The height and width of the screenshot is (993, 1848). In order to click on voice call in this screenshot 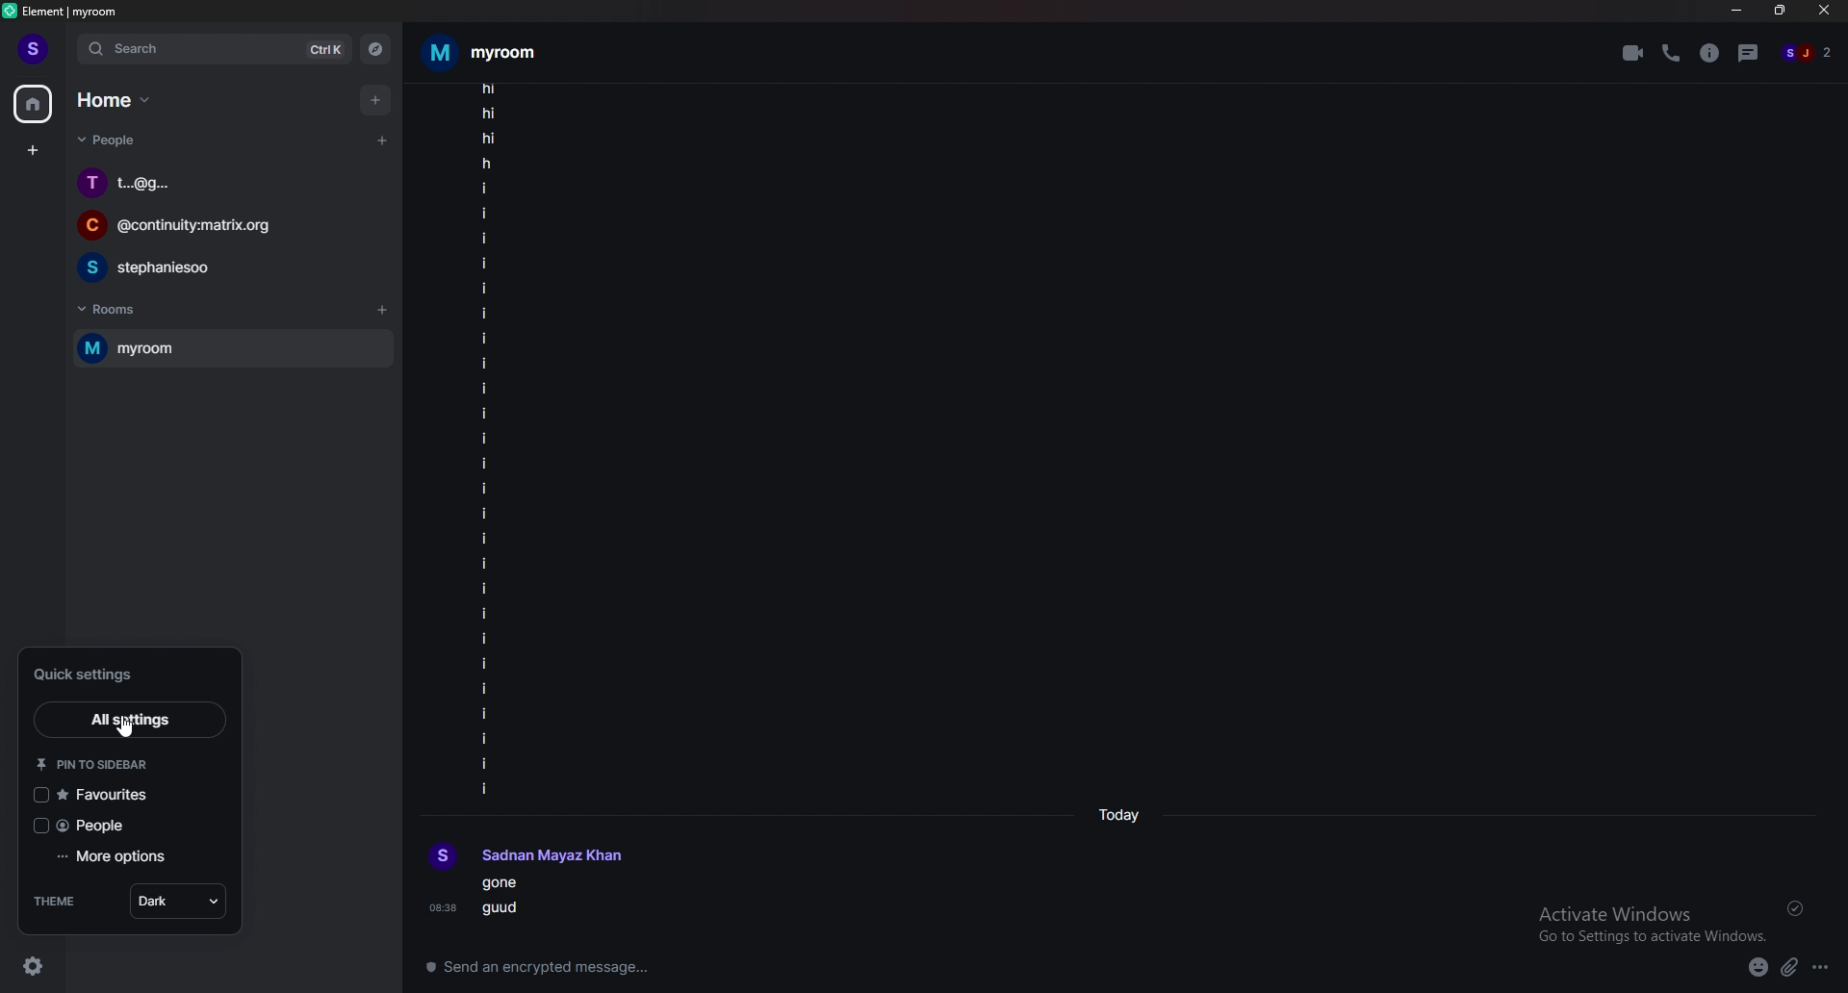, I will do `click(1671, 54)`.